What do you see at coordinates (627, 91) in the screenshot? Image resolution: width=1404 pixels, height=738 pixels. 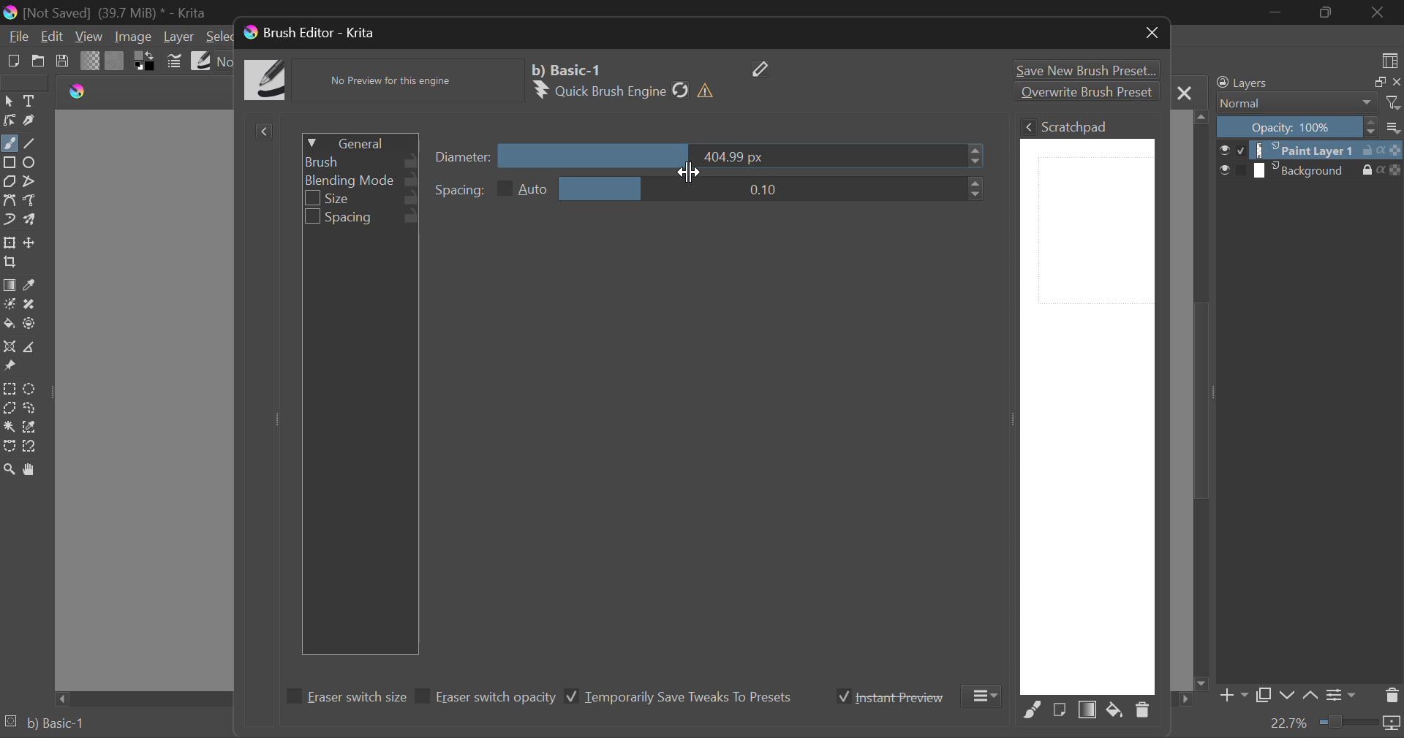 I see `Quick Brush Engine` at bounding box center [627, 91].